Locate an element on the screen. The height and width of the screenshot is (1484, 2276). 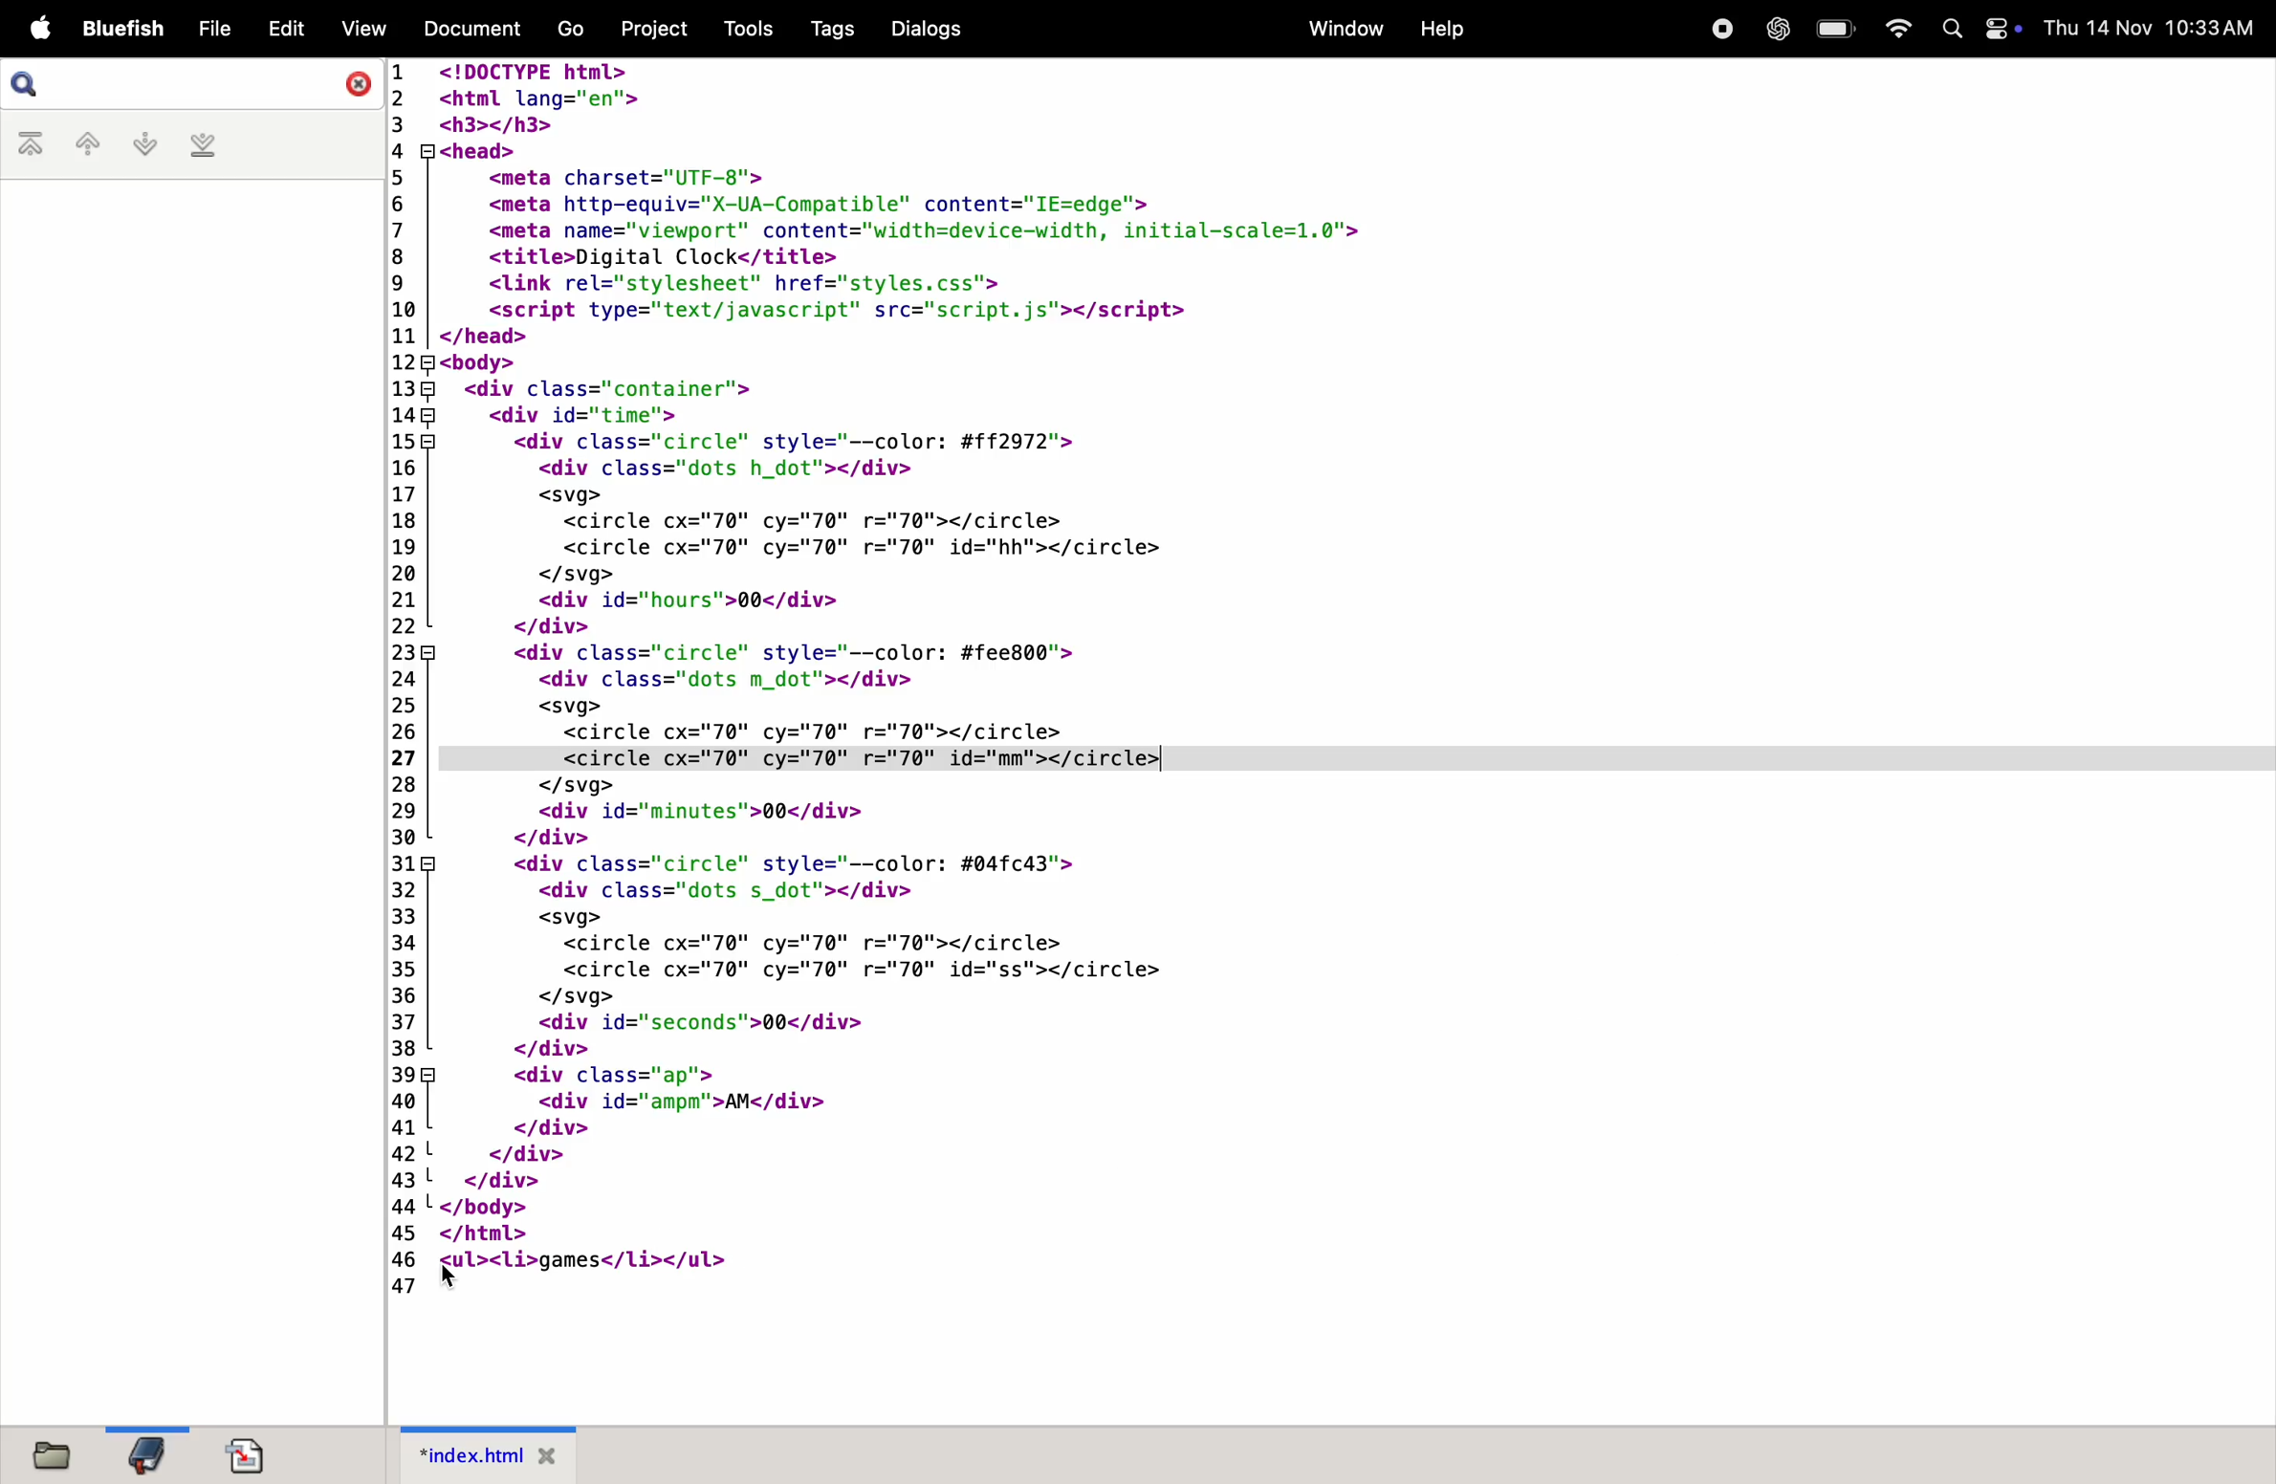
Date and time is located at coordinates (2149, 24).